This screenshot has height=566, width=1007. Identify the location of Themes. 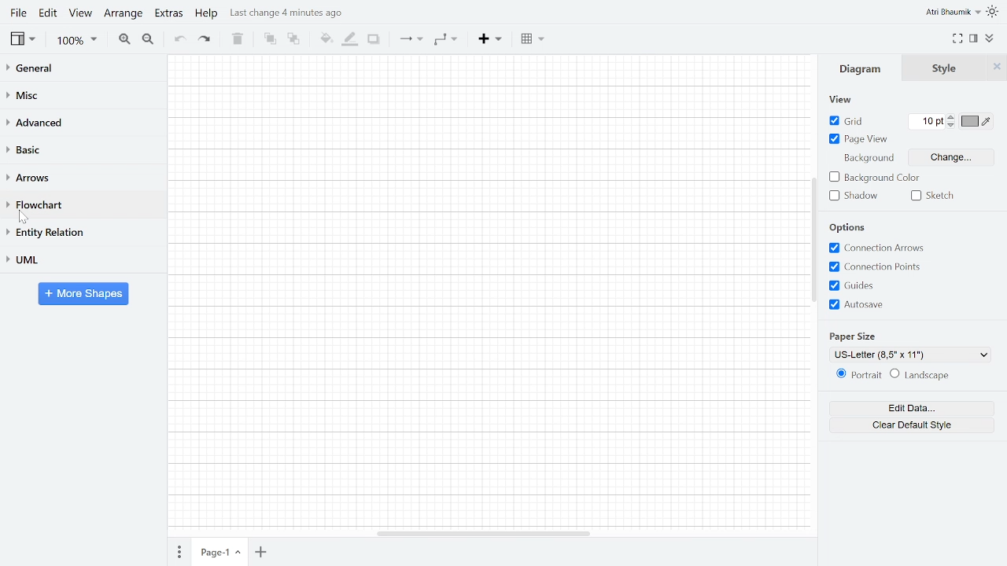
(994, 12).